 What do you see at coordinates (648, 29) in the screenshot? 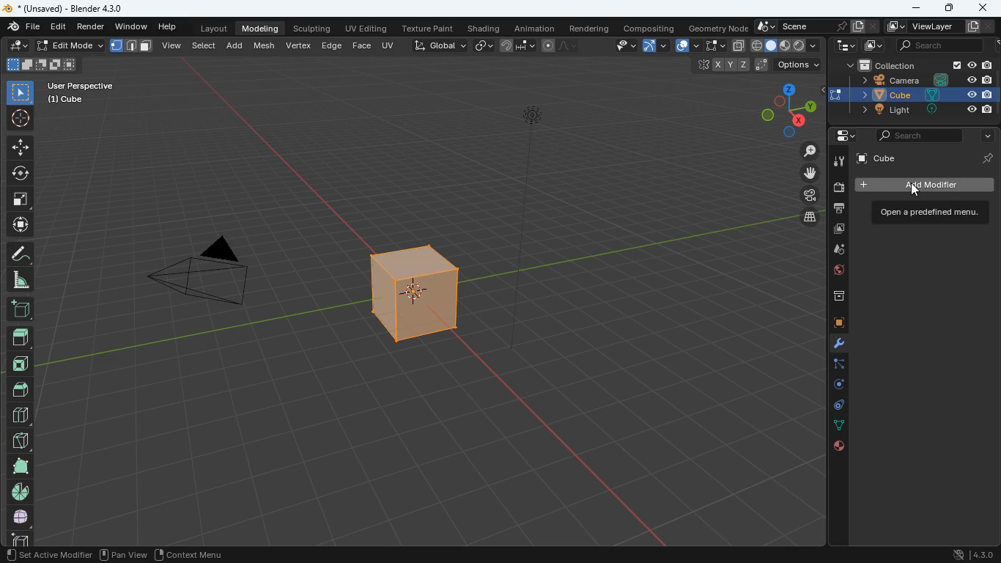
I see `compositing` at bounding box center [648, 29].